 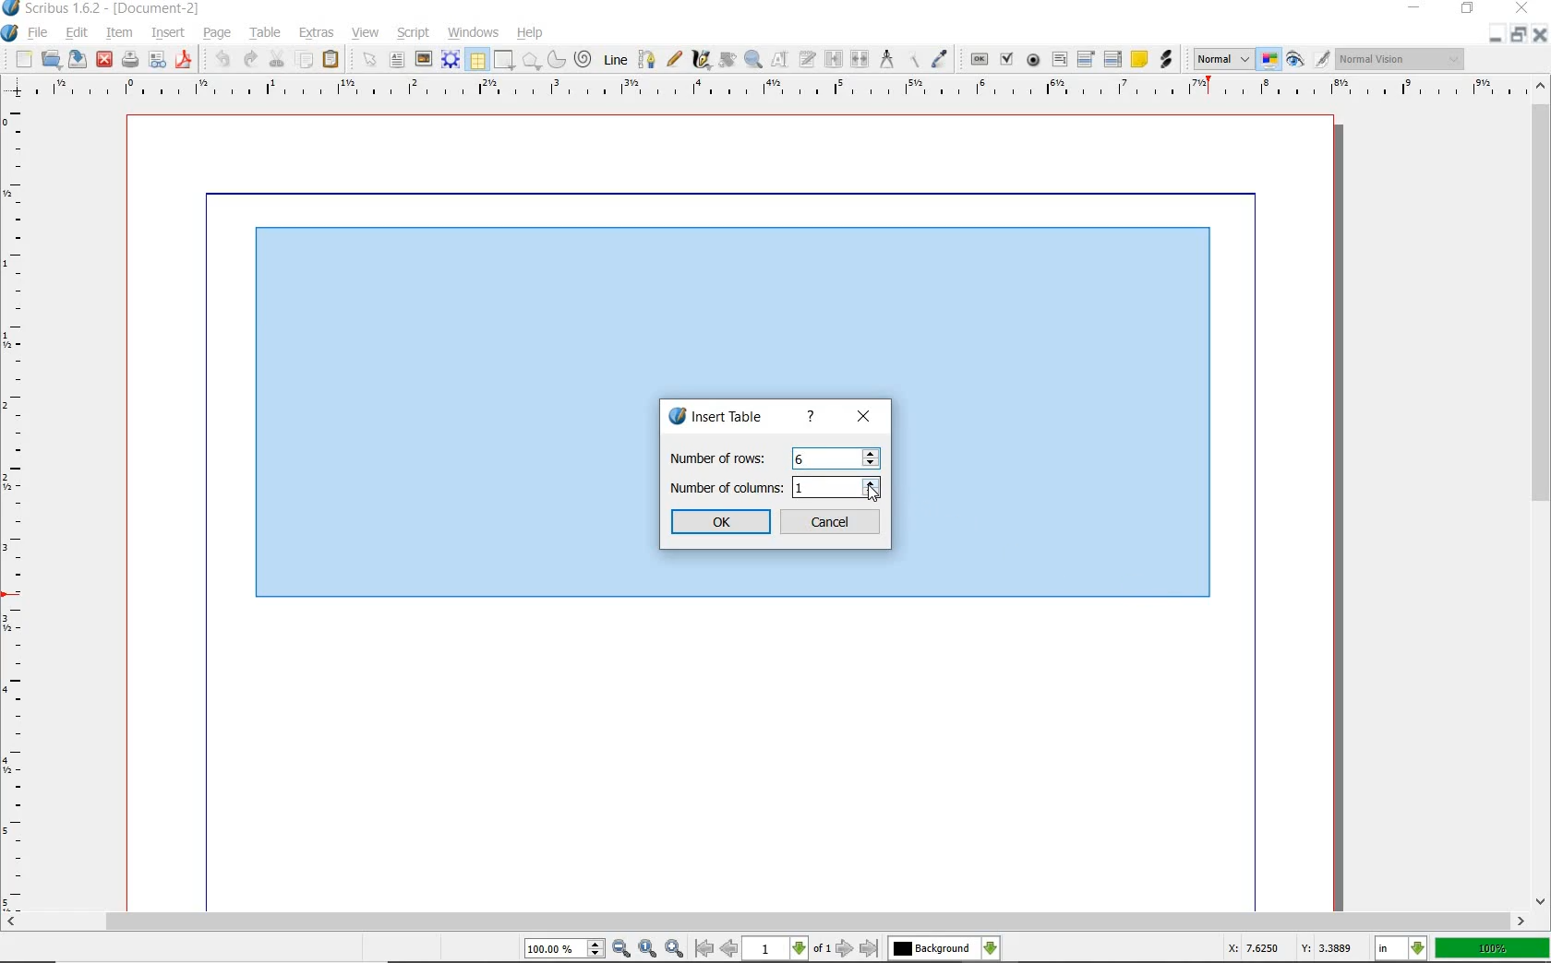 What do you see at coordinates (715, 416) in the screenshot?
I see `insert table` at bounding box center [715, 416].